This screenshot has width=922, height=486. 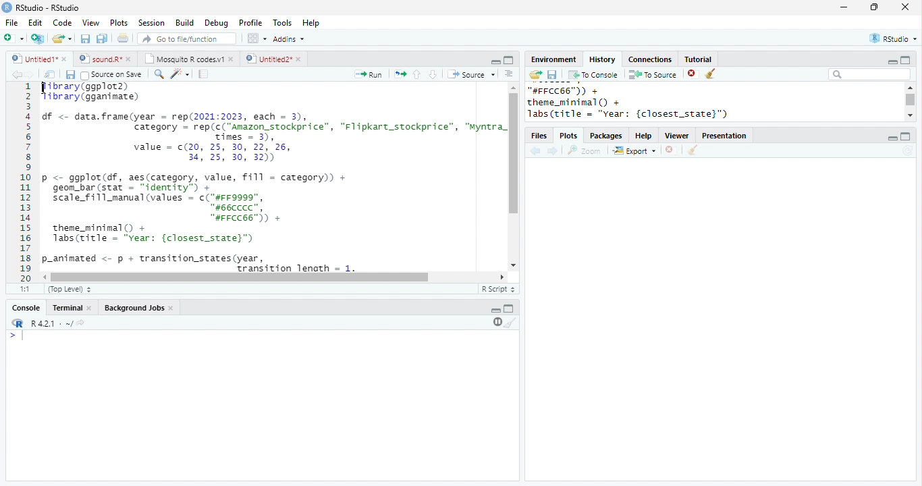 What do you see at coordinates (70, 74) in the screenshot?
I see `save` at bounding box center [70, 74].